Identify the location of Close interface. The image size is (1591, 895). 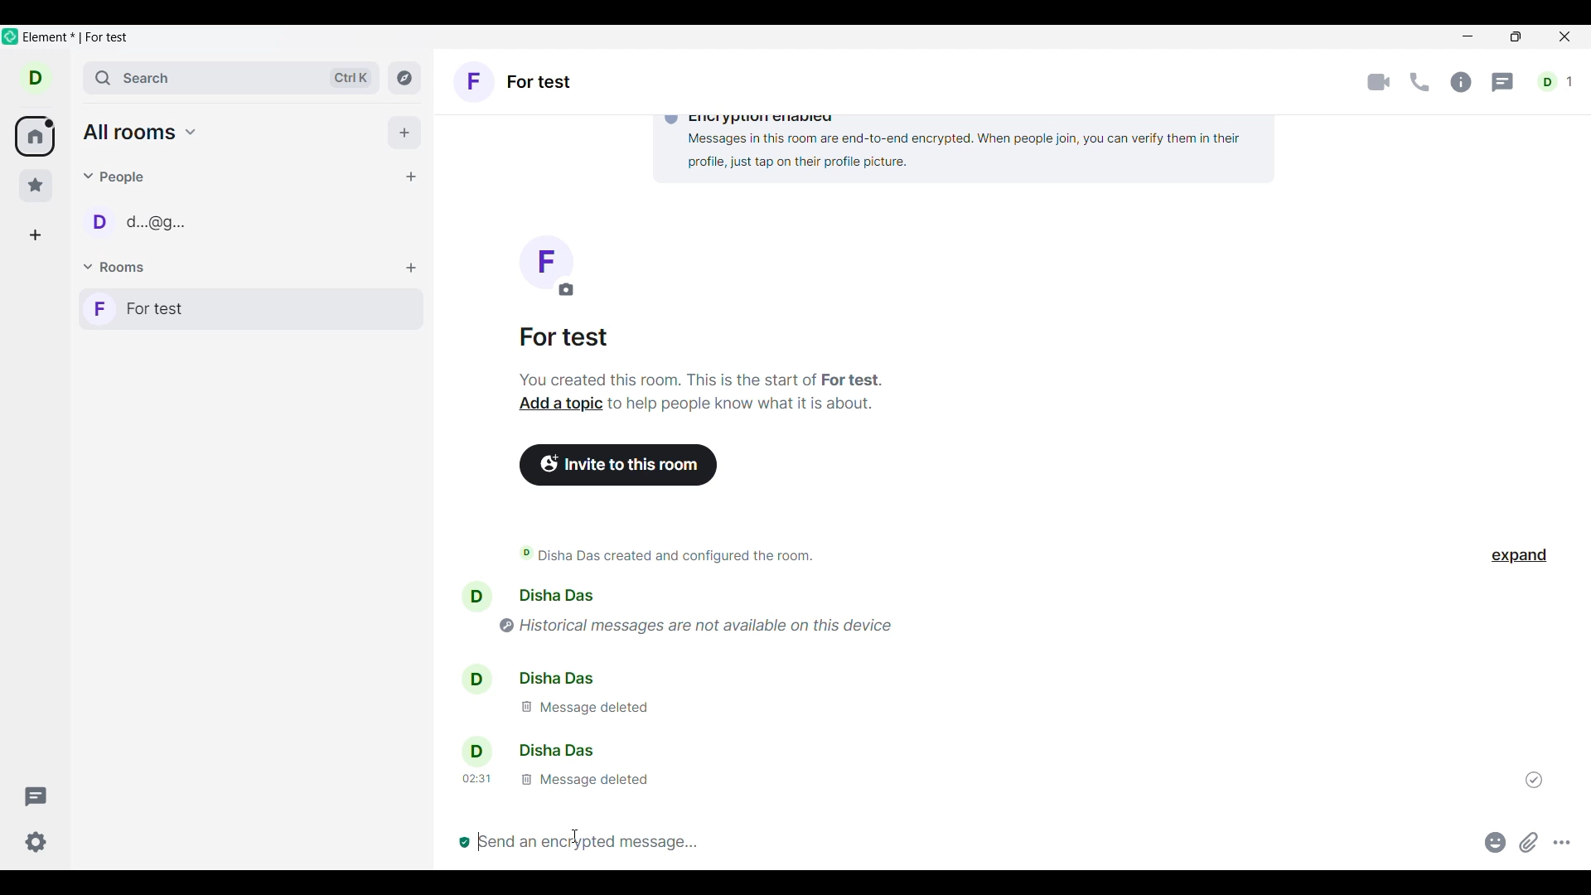
(1566, 38).